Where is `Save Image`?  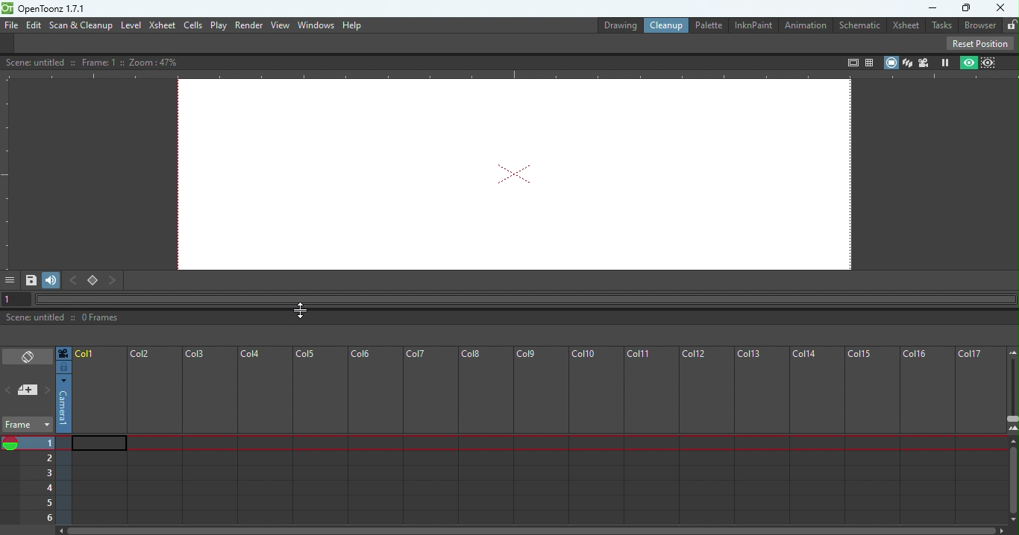
Save Image is located at coordinates (30, 279).